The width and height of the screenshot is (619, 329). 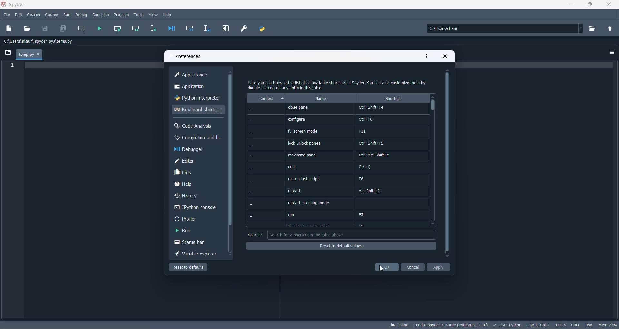 What do you see at coordinates (64, 30) in the screenshot?
I see `save all` at bounding box center [64, 30].